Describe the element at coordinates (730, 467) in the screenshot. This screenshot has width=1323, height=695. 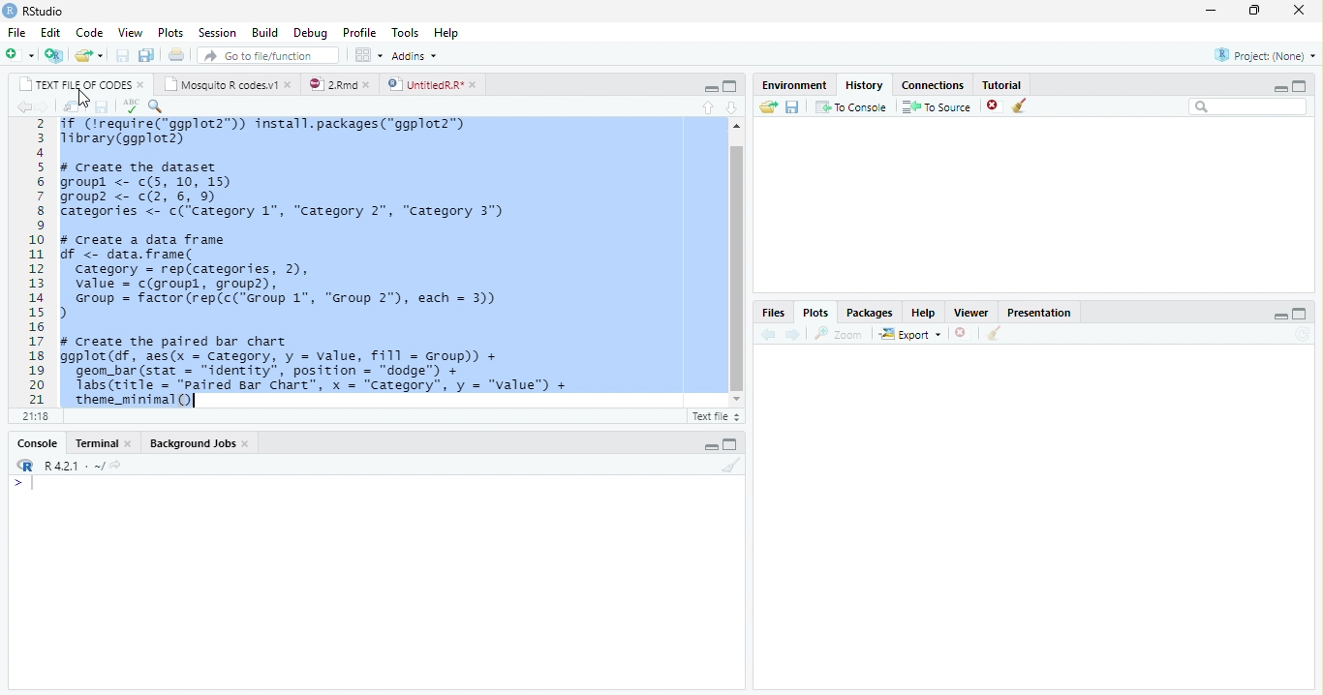
I see `clear console` at that location.